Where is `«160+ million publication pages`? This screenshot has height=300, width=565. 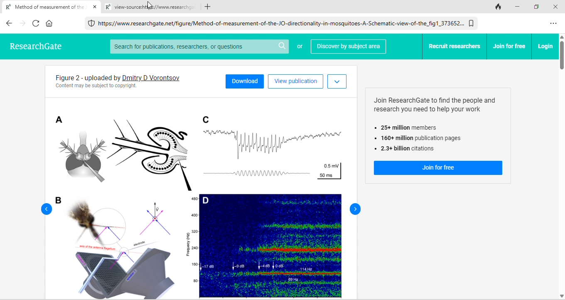
«160+ million publication pages is located at coordinates (417, 139).